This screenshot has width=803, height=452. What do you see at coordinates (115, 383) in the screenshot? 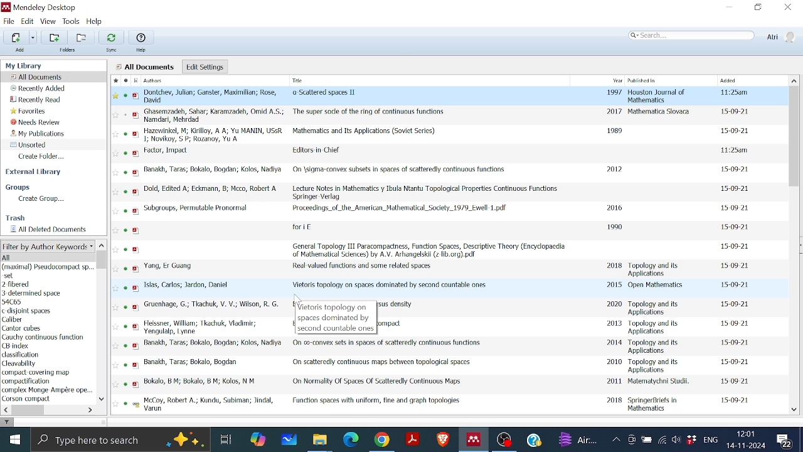
I see `Favourite` at bounding box center [115, 383].